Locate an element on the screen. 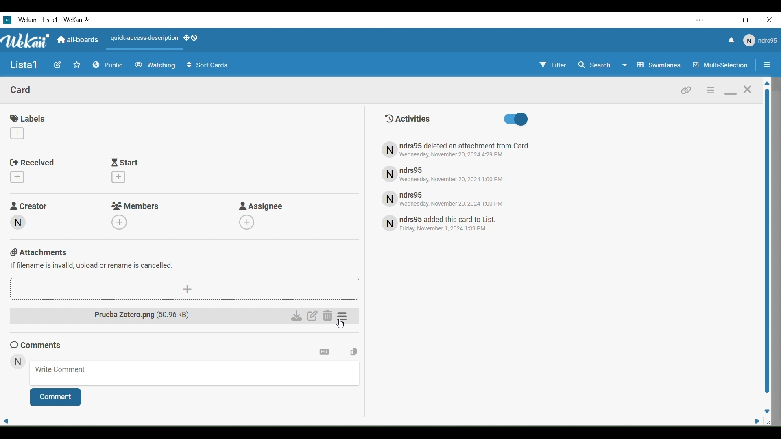  Text is located at coordinates (407, 118).